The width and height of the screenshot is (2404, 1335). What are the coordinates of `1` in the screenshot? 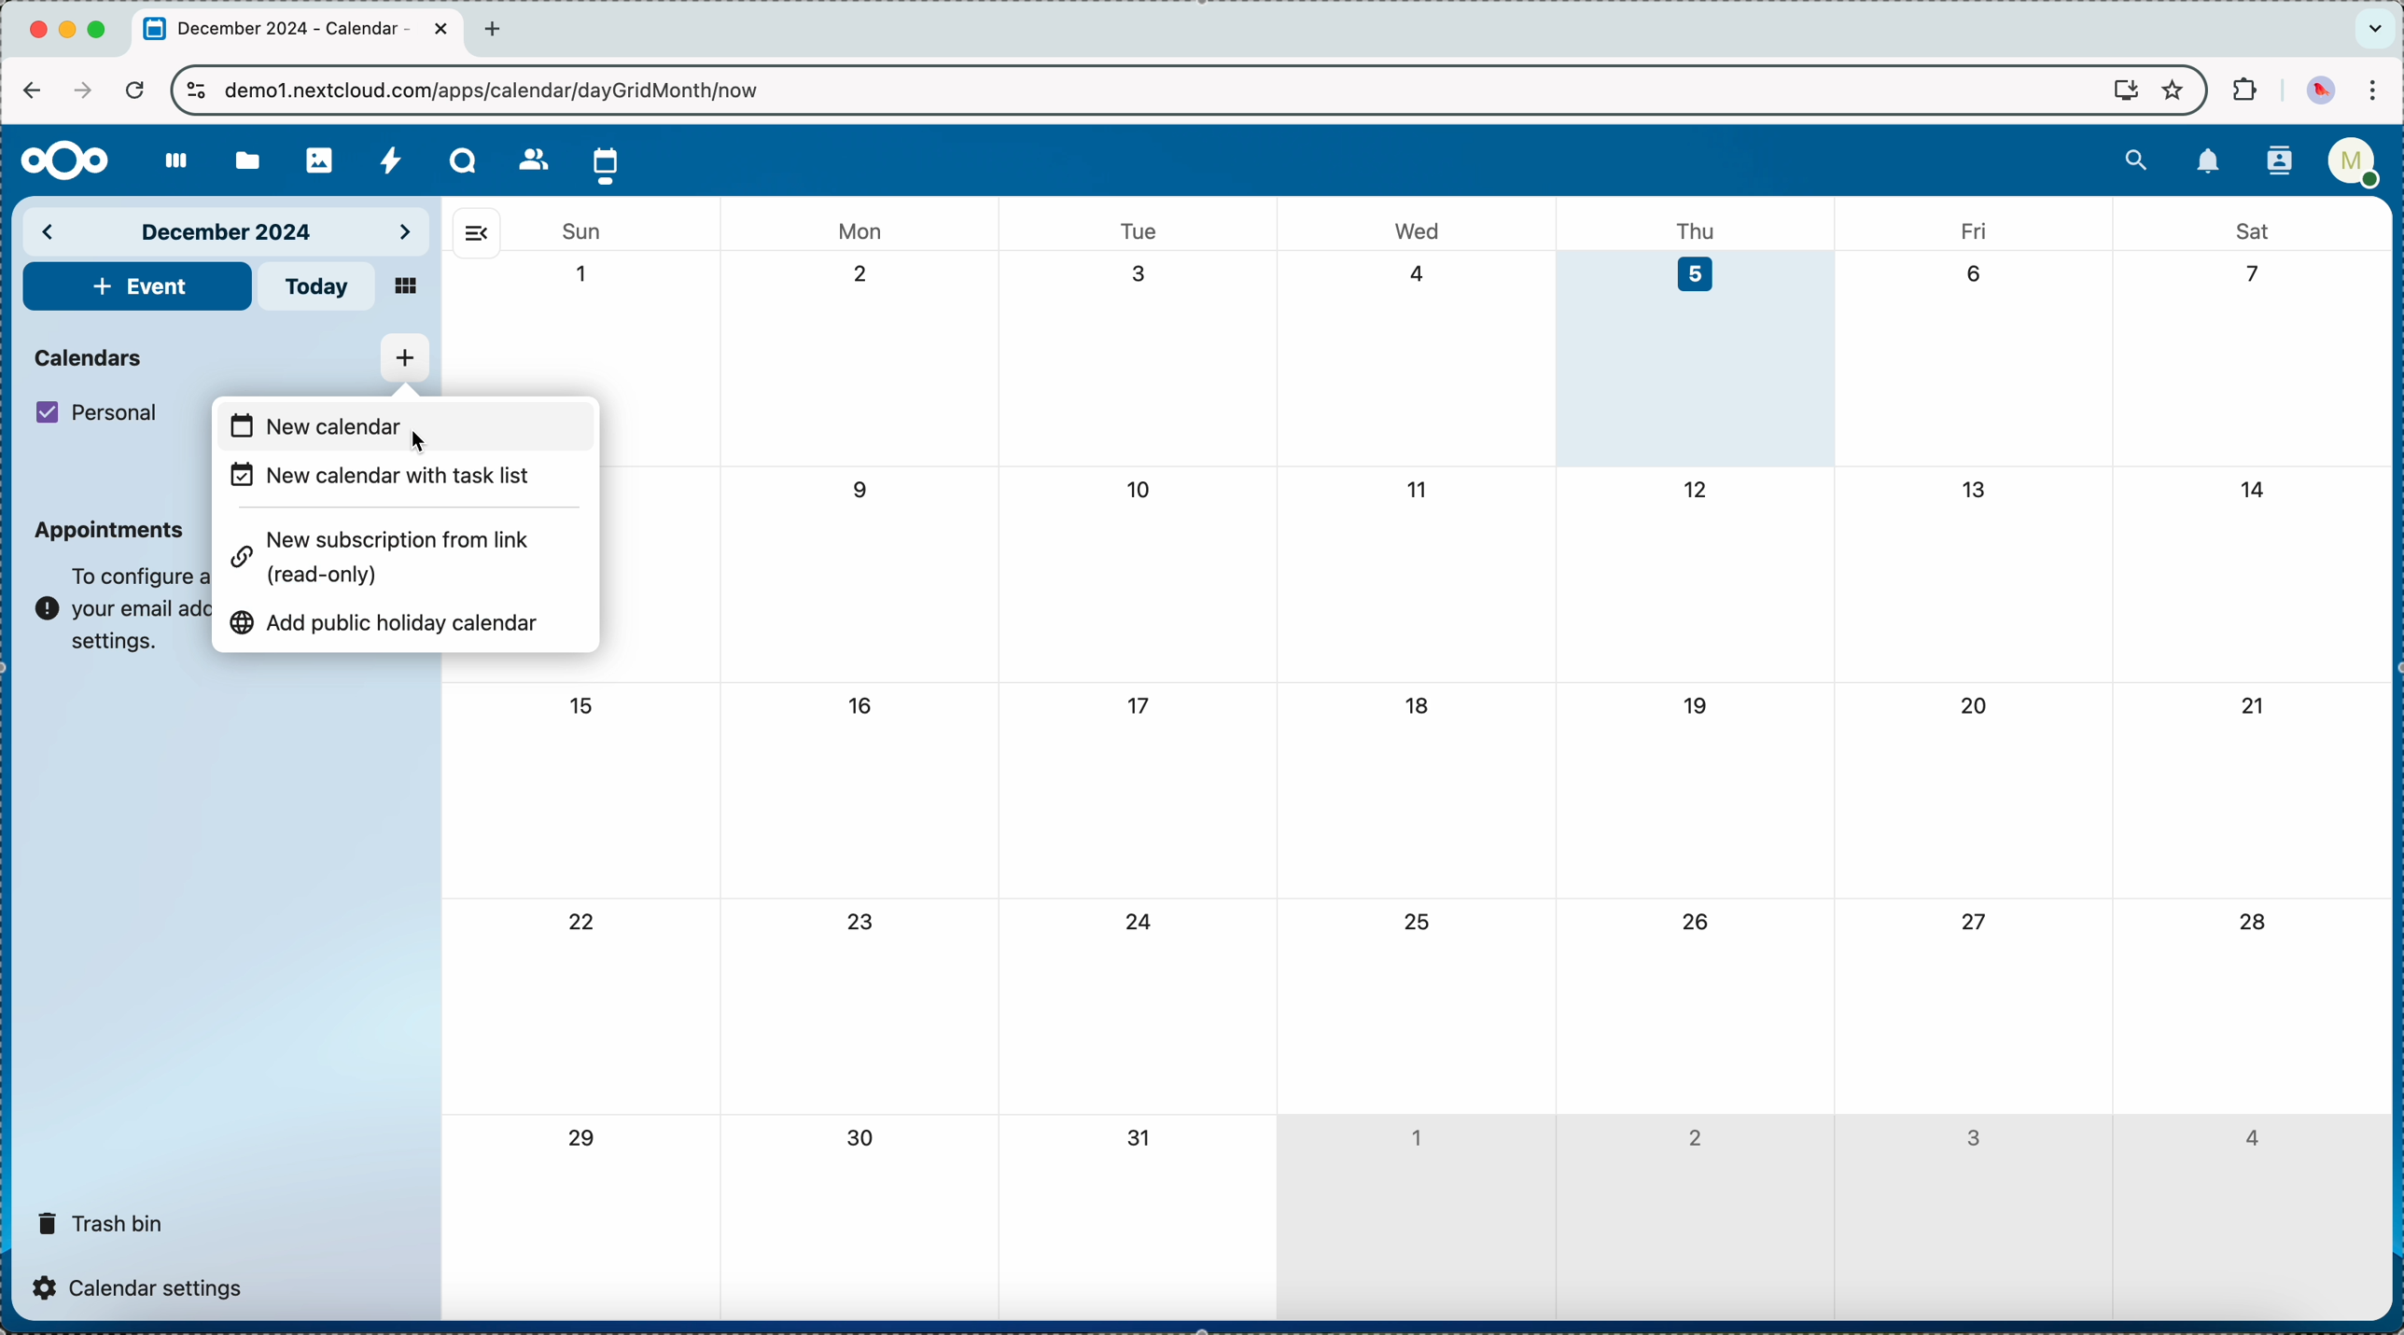 It's located at (1415, 1133).